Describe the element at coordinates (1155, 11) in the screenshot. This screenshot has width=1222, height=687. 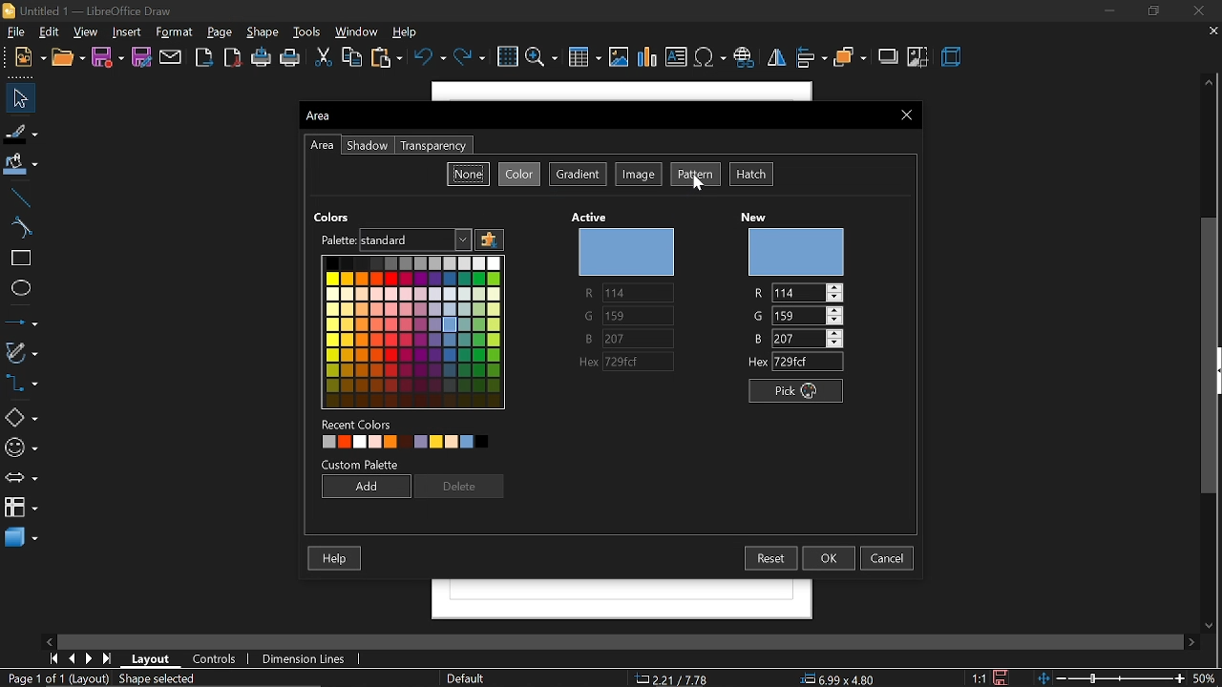
I see `restore down` at that location.